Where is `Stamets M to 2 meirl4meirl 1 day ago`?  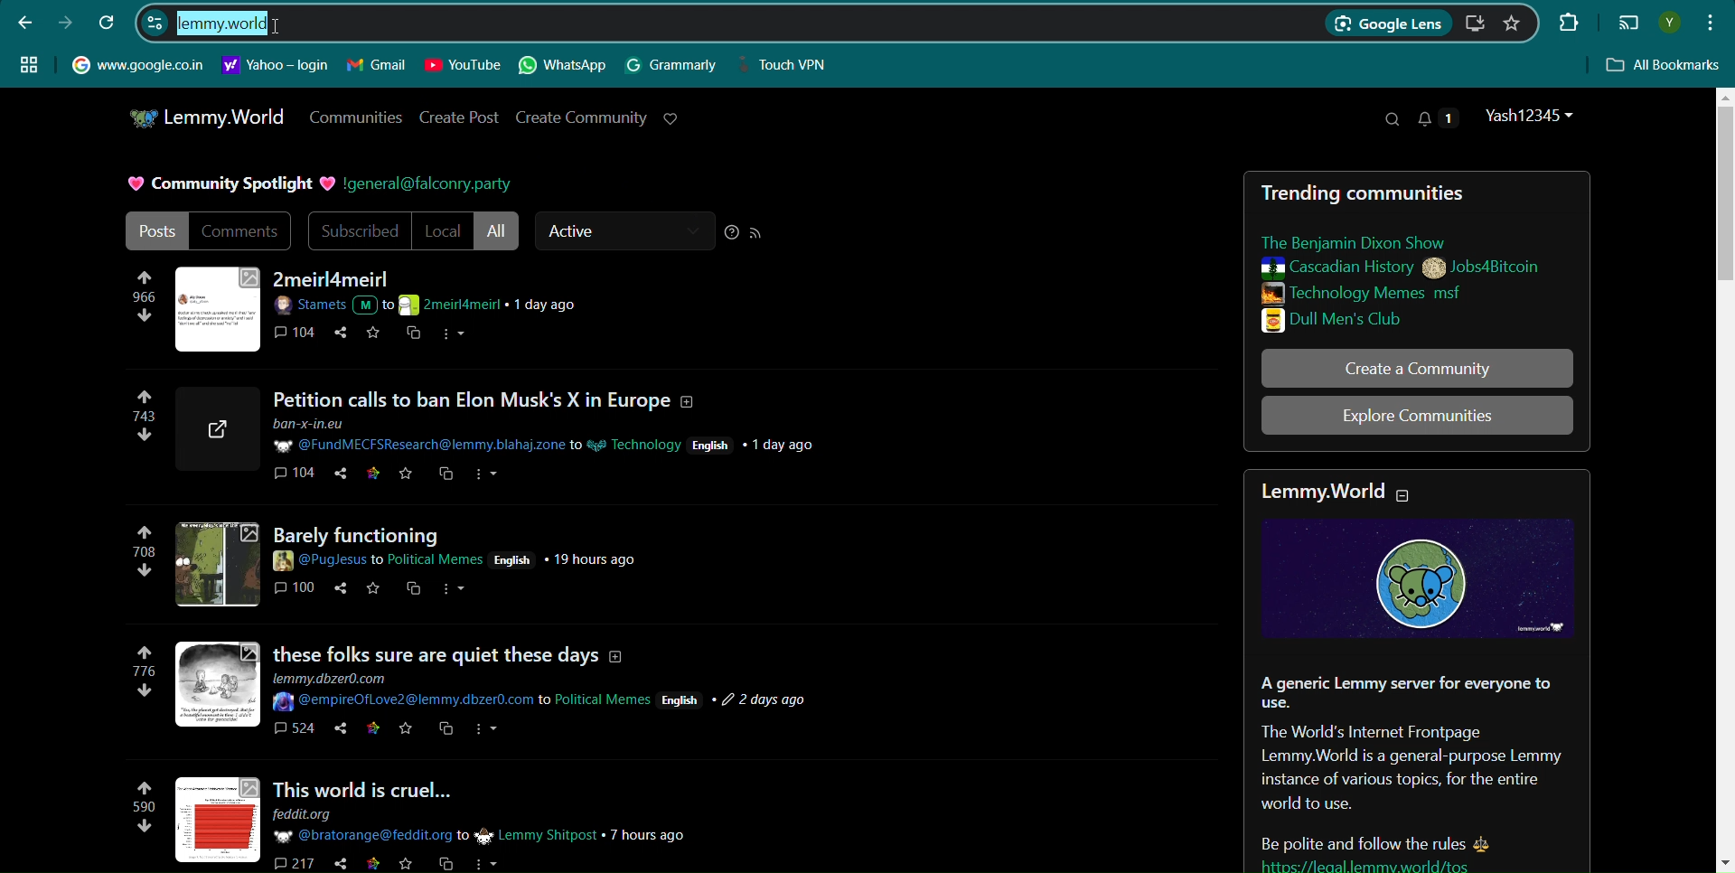 Stamets M to 2 meirl4meirl 1 day ago is located at coordinates (436, 305).